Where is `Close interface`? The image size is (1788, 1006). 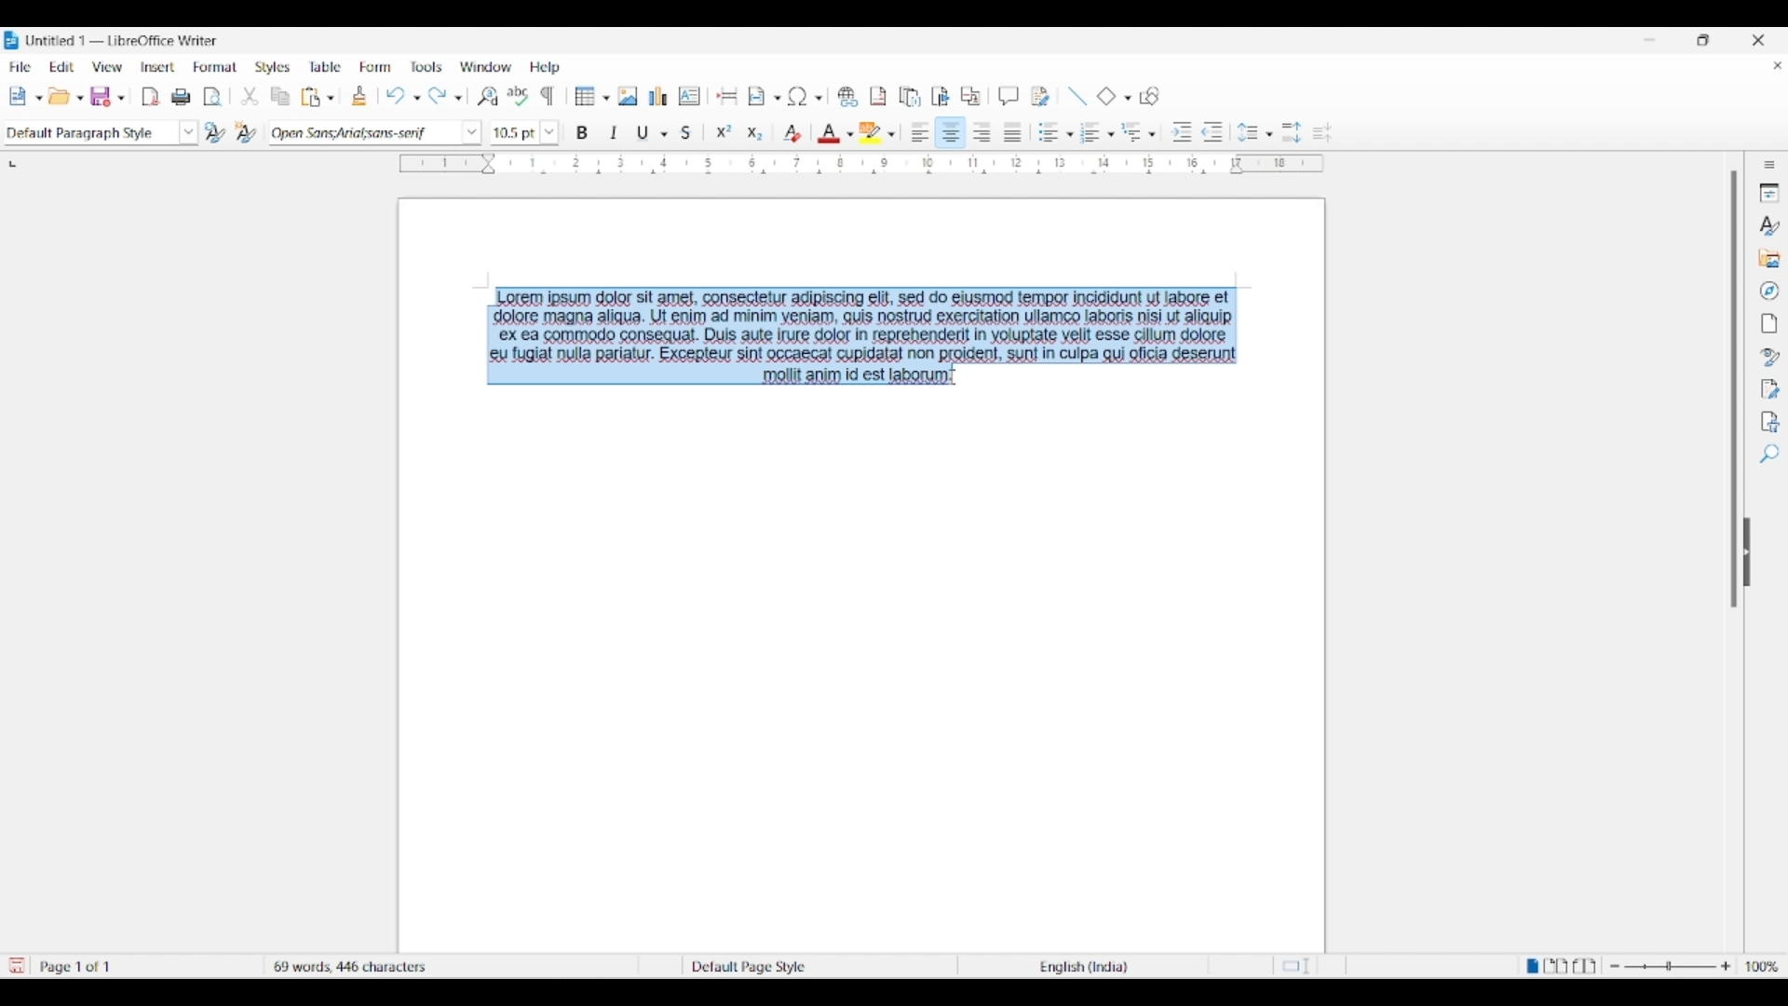
Close interface is located at coordinates (1757, 40).